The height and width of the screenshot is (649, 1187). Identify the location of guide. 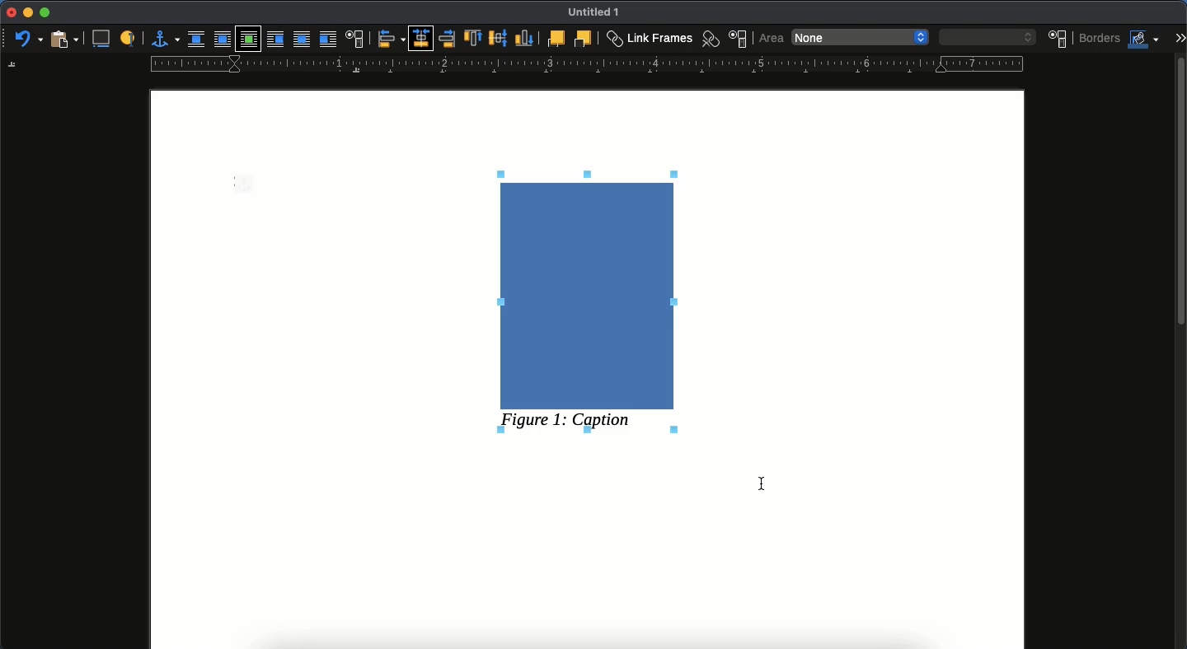
(588, 64).